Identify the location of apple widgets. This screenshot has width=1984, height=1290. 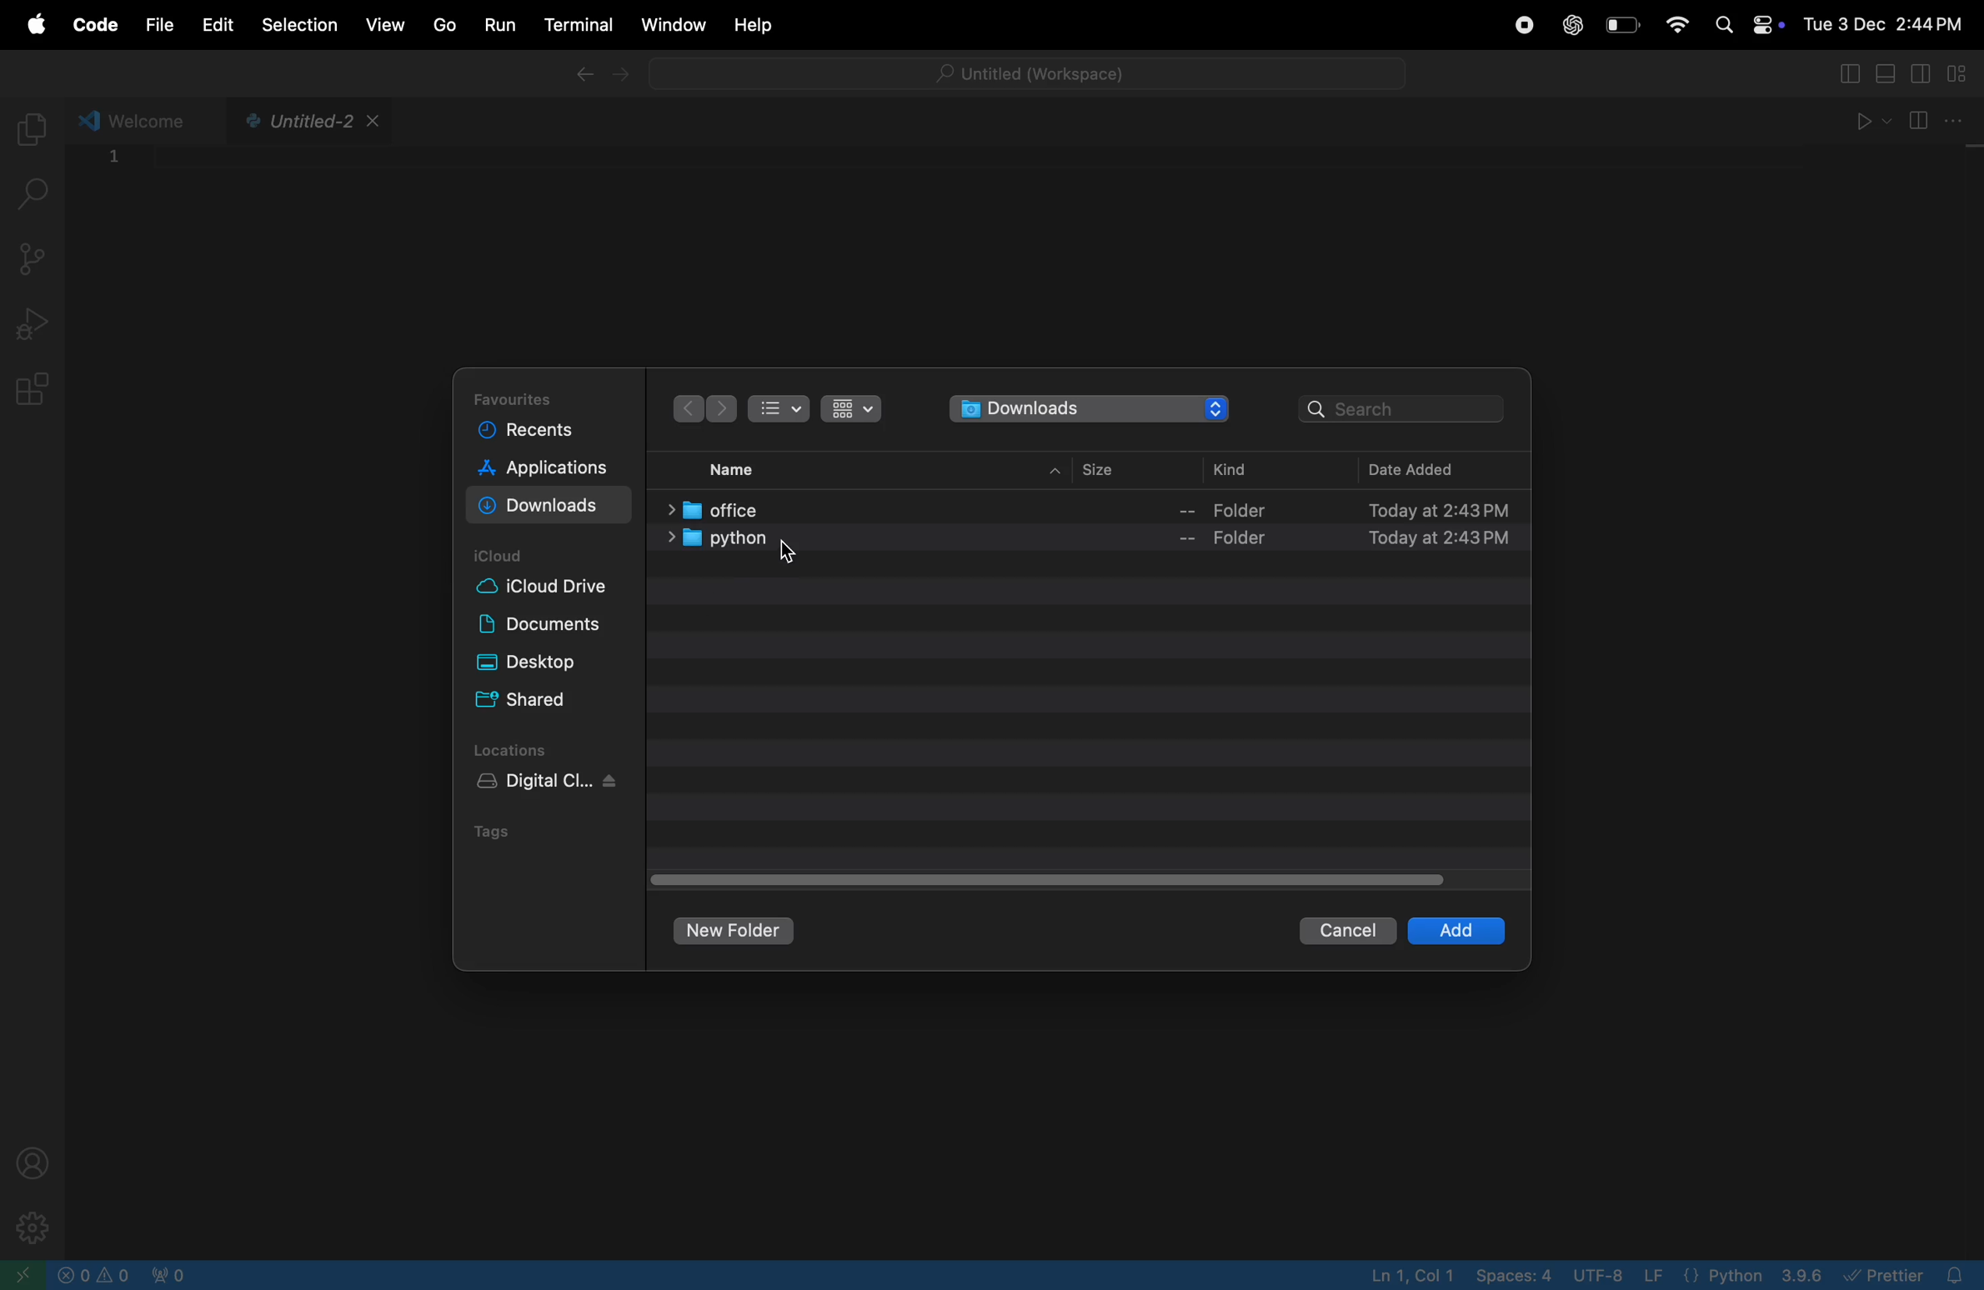
(1744, 22).